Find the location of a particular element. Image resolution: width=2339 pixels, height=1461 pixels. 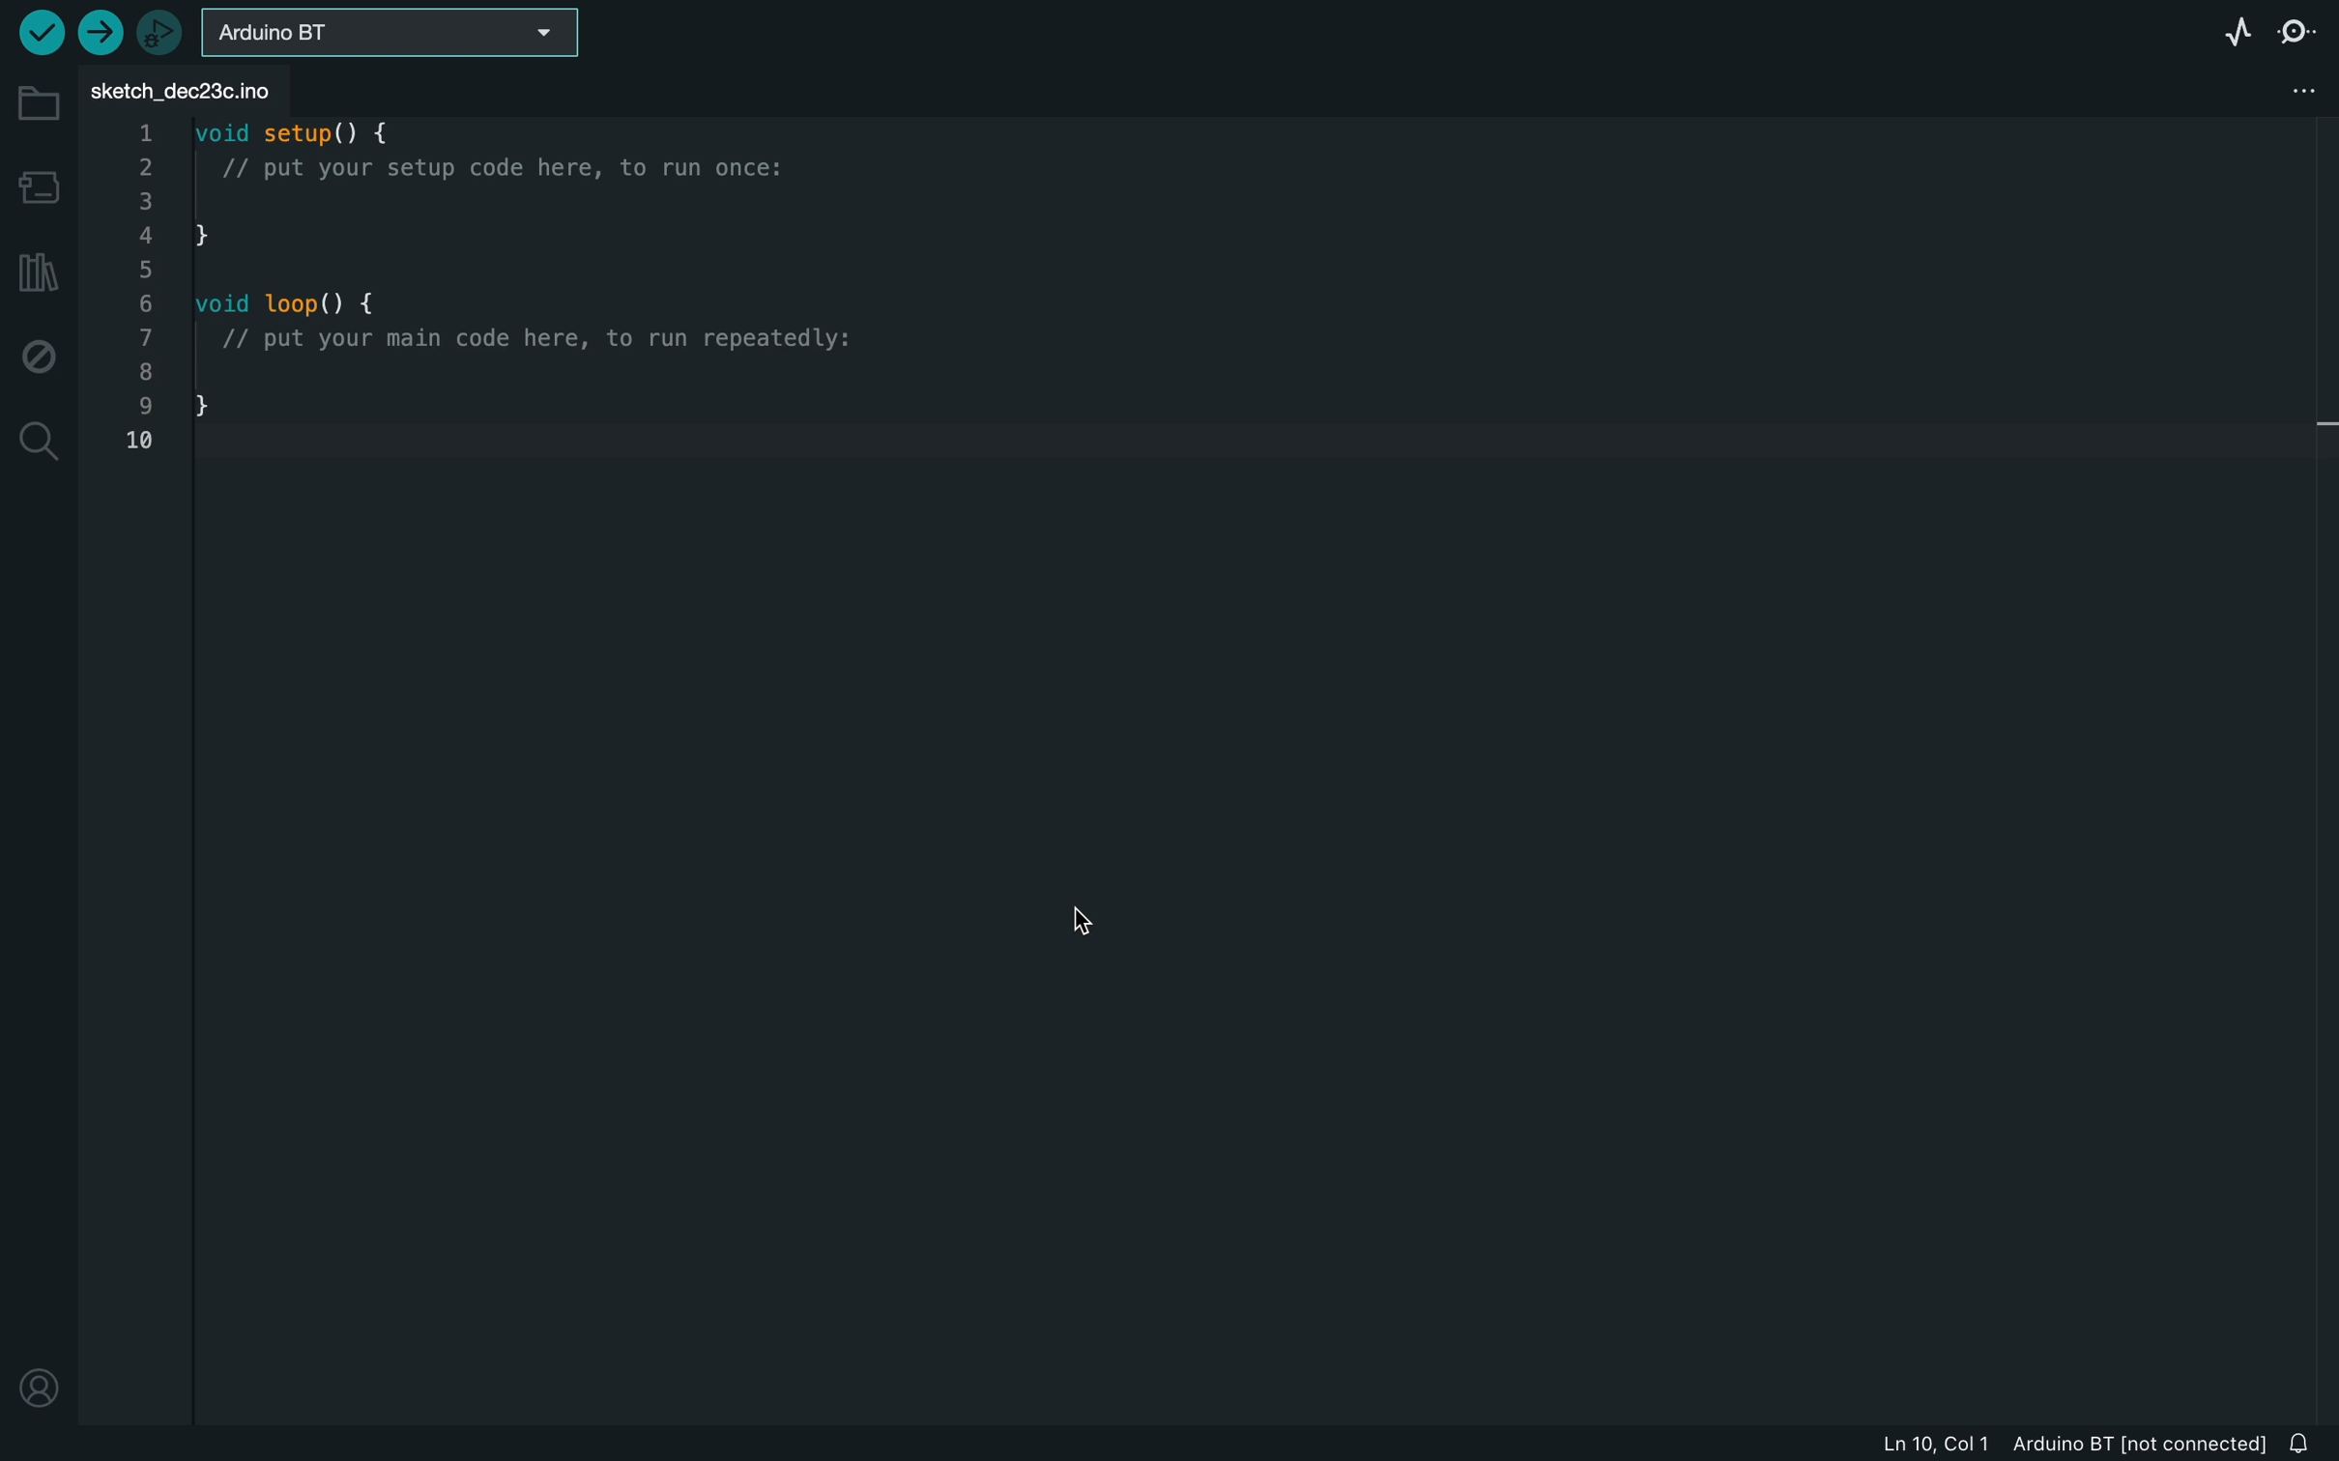

file tab is located at coordinates (224, 93).